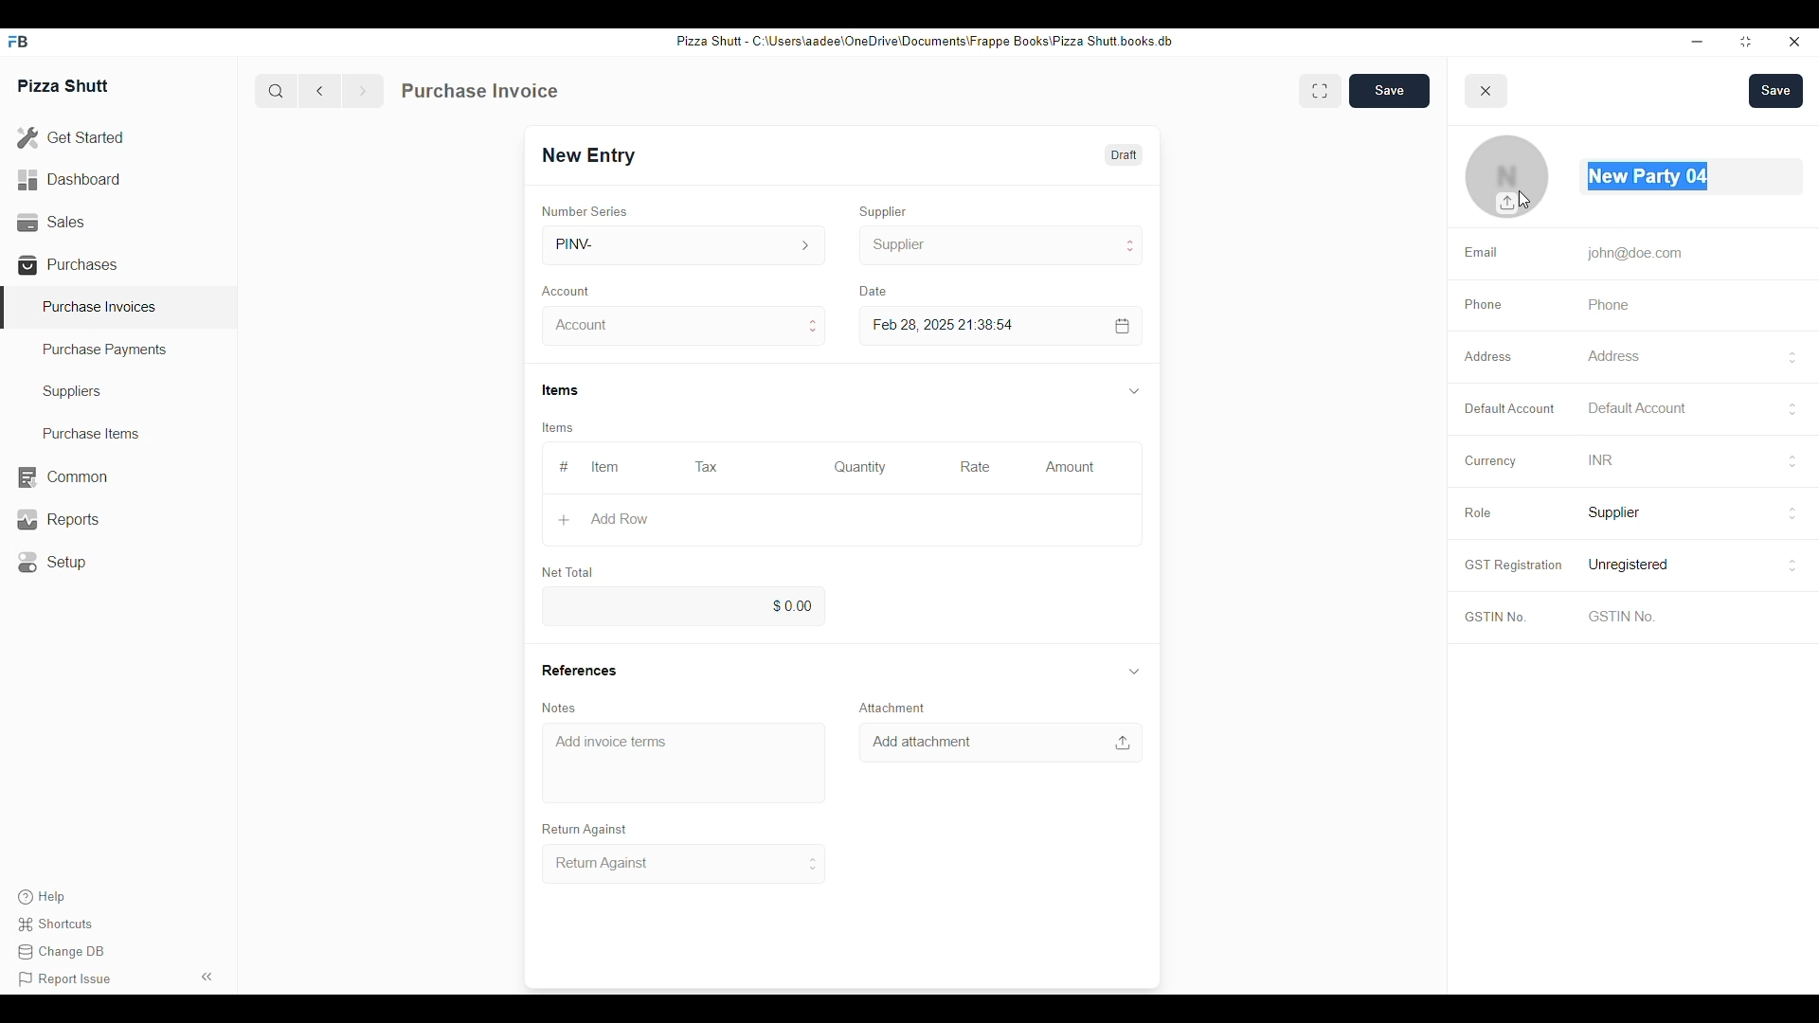  Describe the element at coordinates (922, 742) in the screenshot. I see `Add attachment` at that location.